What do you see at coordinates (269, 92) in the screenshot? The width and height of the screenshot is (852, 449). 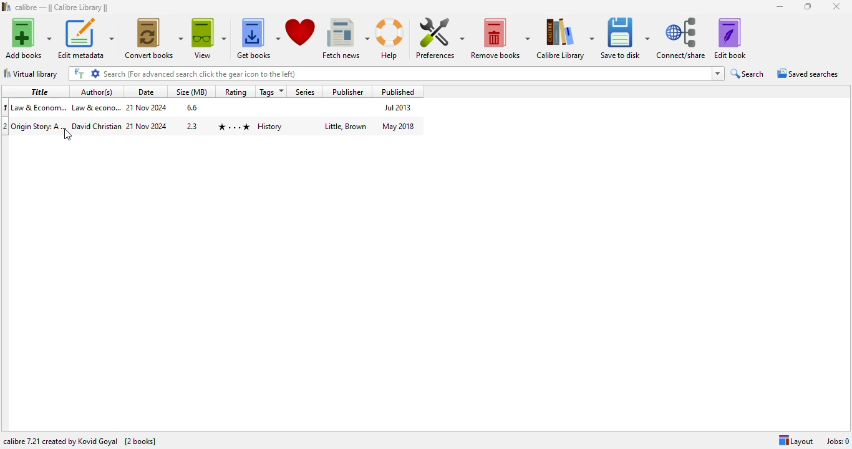 I see `tags` at bounding box center [269, 92].